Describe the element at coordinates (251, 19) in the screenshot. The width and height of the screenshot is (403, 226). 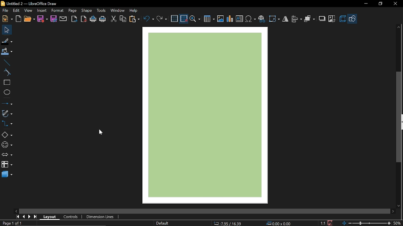
I see `Insert symbol` at that location.